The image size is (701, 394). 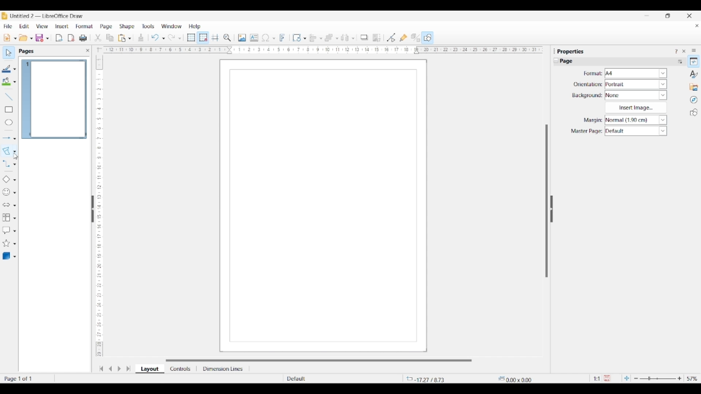 What do you see at coordinates (5, 244) in the screenshot?
I see `Selected star` at bounding box center [5, 244].